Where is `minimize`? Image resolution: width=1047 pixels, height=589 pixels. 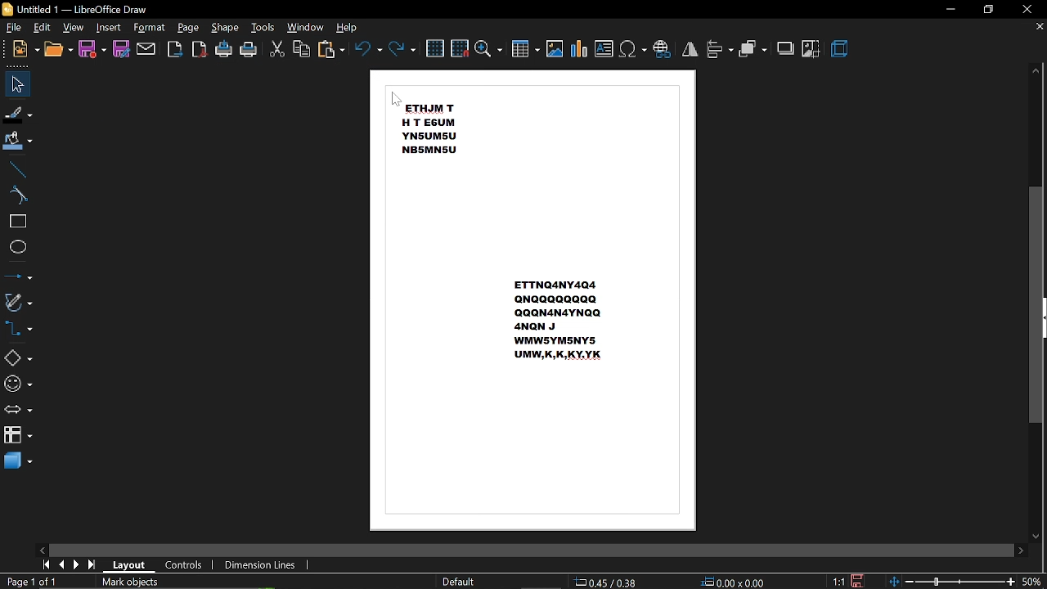 minimize is located at coordinates (950, 8).